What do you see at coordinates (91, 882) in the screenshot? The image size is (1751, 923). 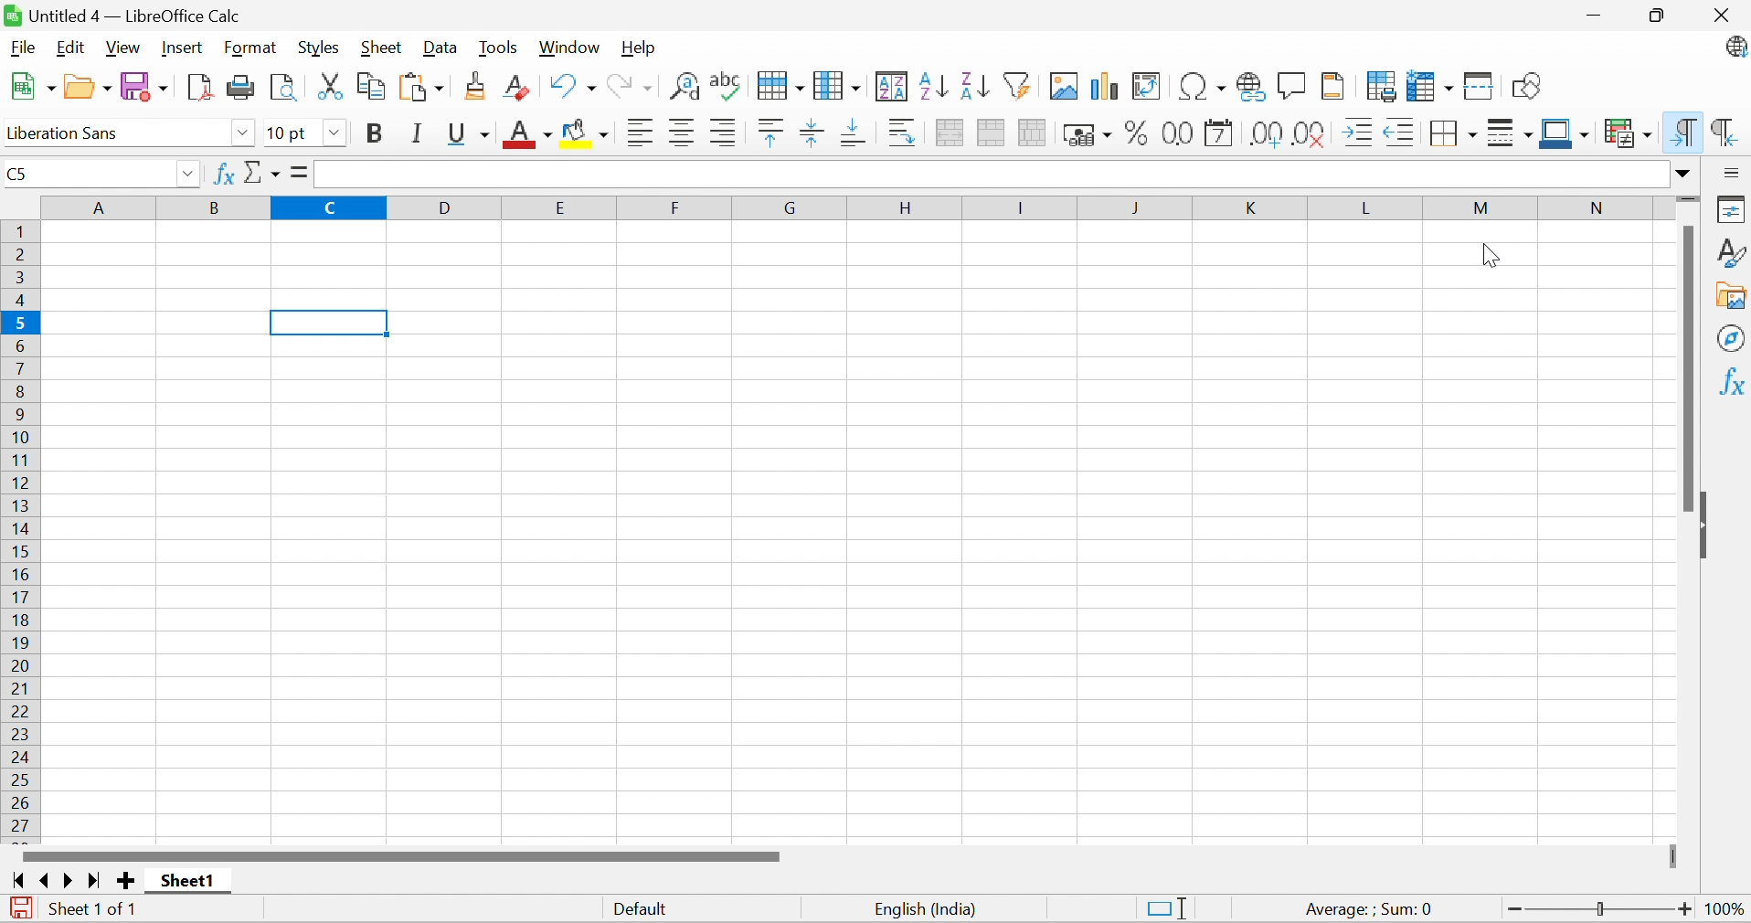 I see `Scroll to last sheet` at bounding box center [91, 882].